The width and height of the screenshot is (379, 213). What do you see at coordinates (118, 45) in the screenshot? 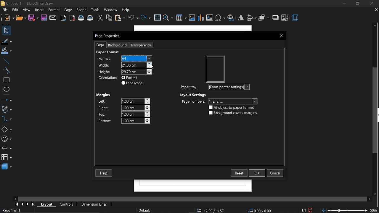
I see `background` at bounding box center [118, 45].